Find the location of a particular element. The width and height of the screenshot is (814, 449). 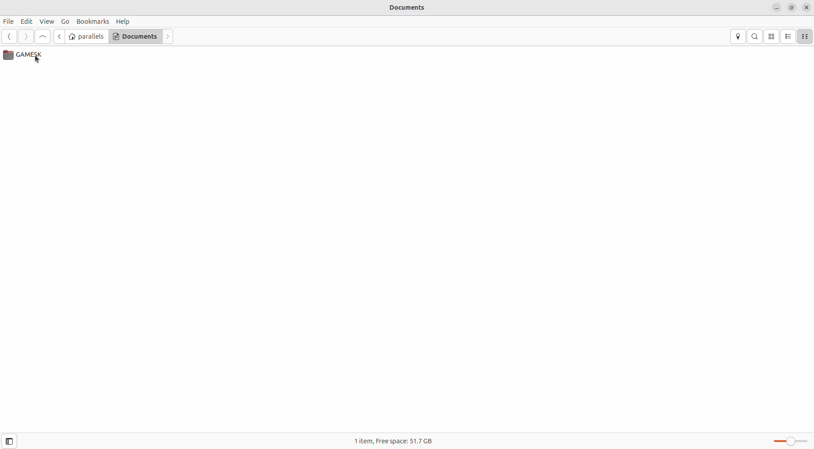

Go is located at coordinates (66, 22).